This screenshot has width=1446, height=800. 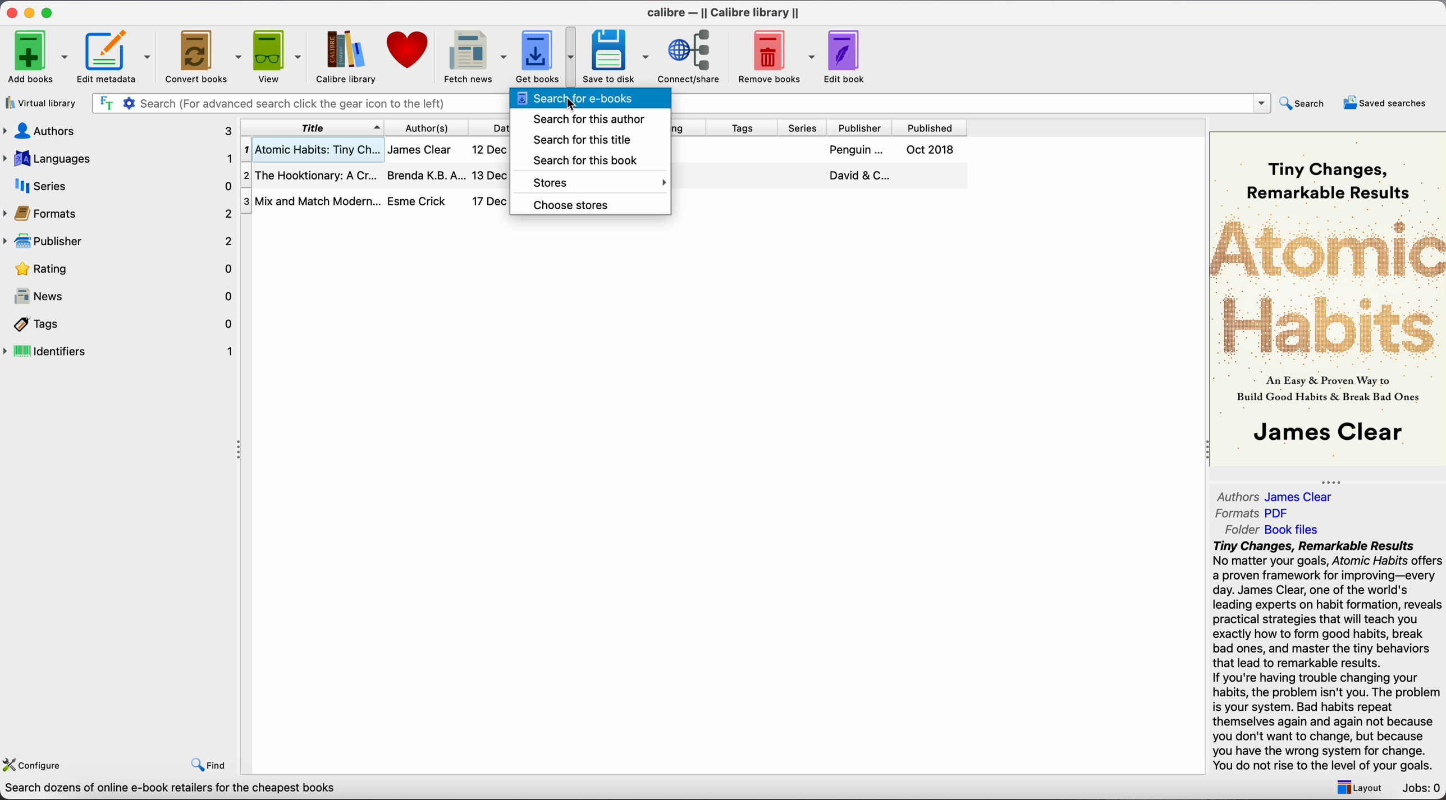 What do you see at coordinates (580, 140) in the screenshot?
I see `search for this title` at bounding box center [580, 140].